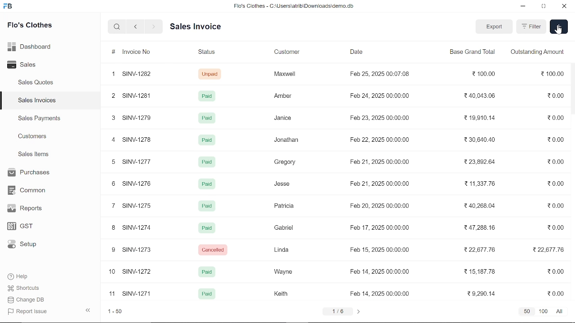 This screenshot has height=323, width=575. What do you see at coordinates (544, 7) in the screenshot?
I see `restore down` at bounding box center [544, 7].